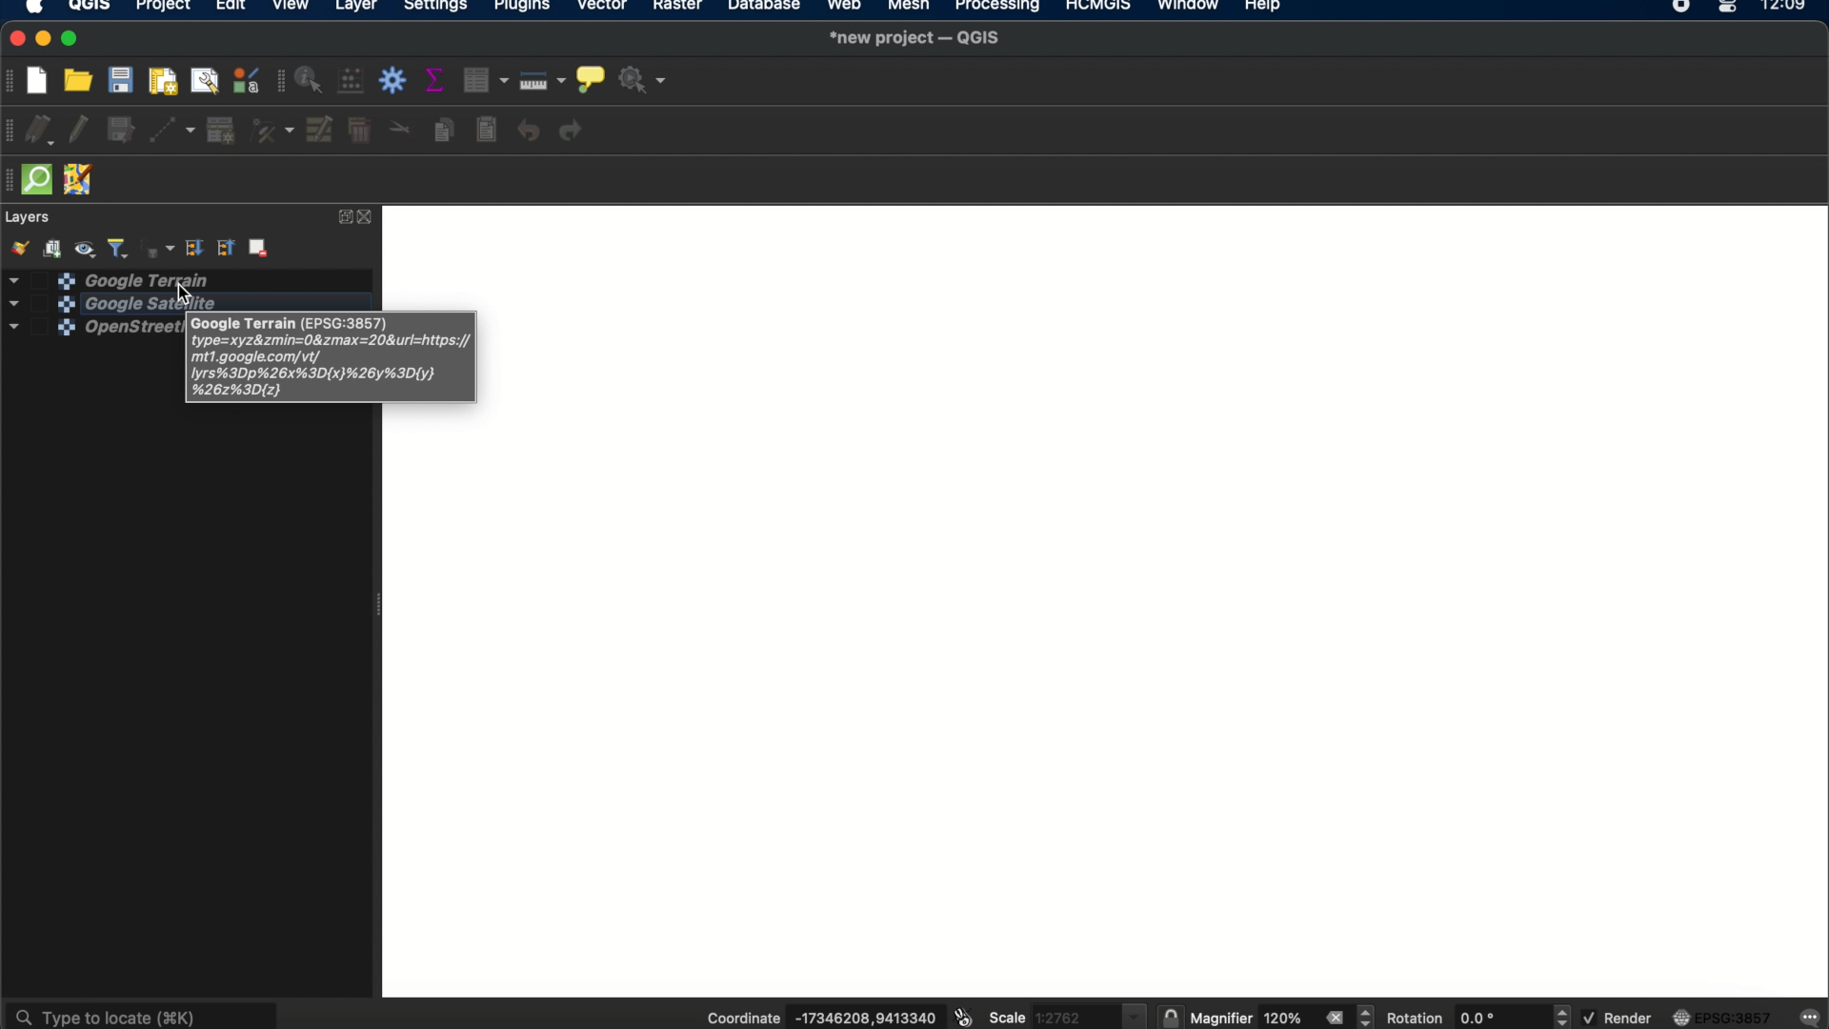 The image size is (1829, 1029). I want to click on EPSG:3857, so click(1726, 1017).